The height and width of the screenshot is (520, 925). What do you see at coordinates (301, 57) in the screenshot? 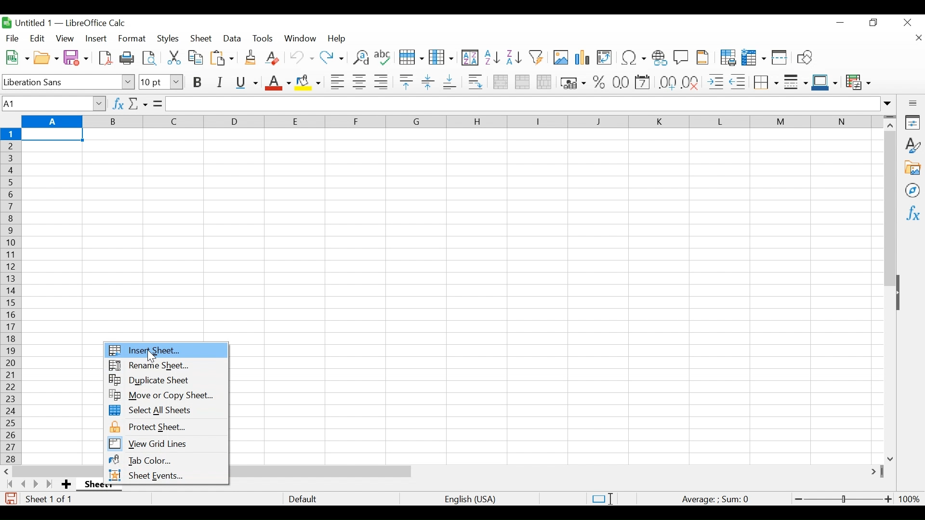
I see `Undo` at bounding box center [301, 57].